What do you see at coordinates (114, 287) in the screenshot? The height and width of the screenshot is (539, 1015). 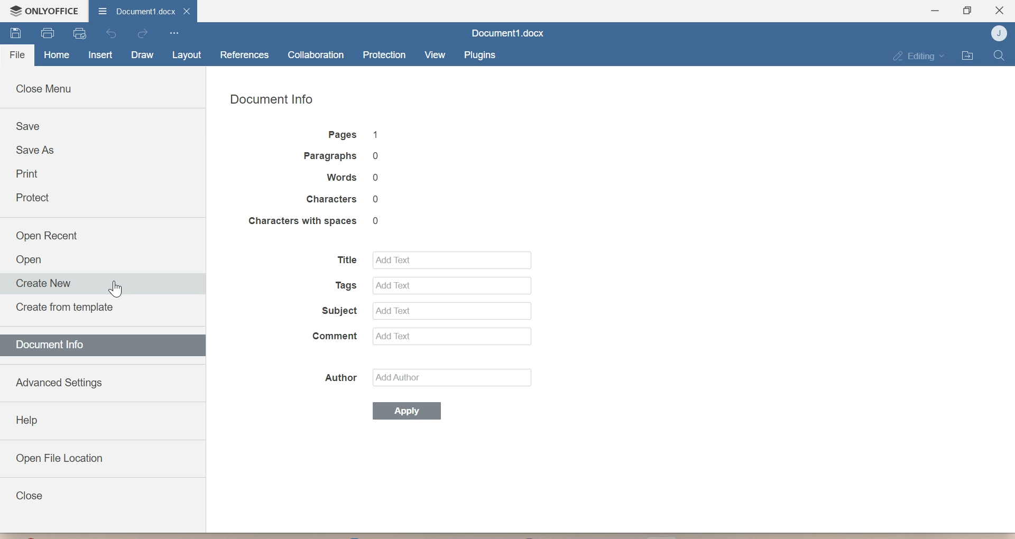 I see `Cursor on create now` at bounding box center [114, 287].